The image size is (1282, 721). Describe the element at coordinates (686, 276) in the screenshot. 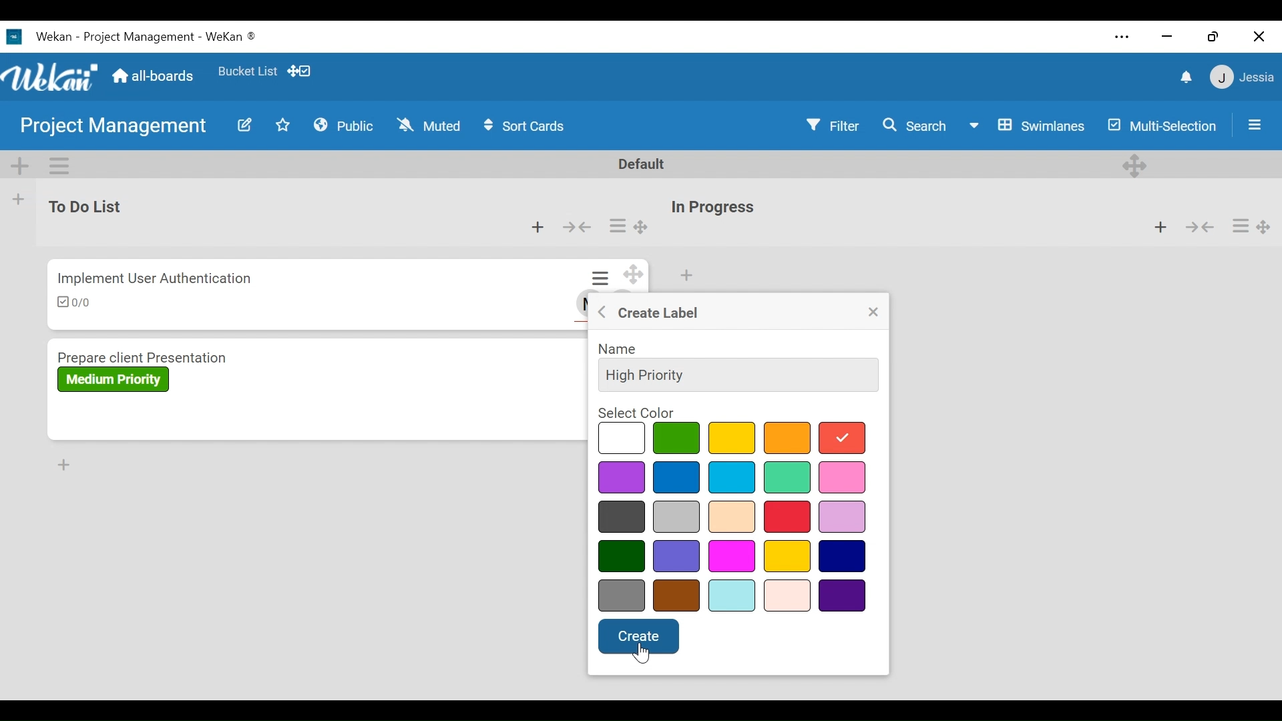

I see `Add card to top of the list` at that location.